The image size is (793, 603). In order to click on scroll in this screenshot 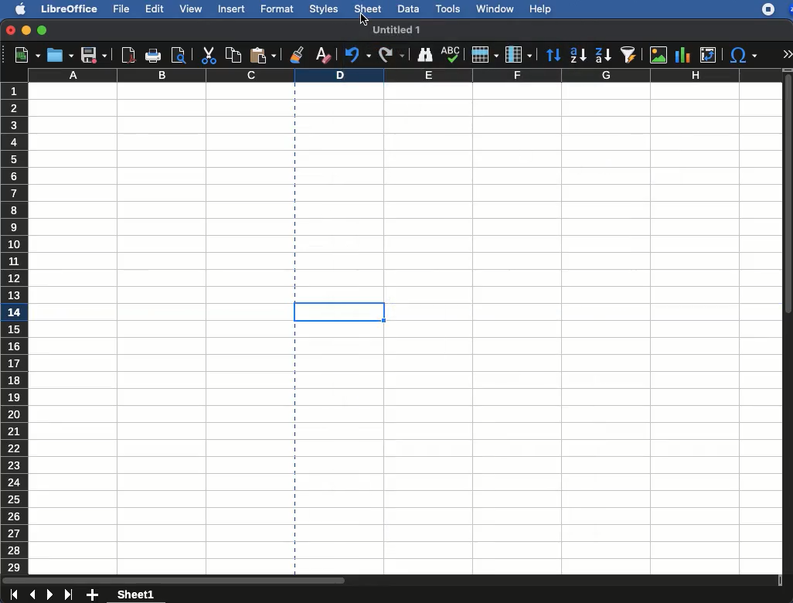, I will do `click(788, 323)`.